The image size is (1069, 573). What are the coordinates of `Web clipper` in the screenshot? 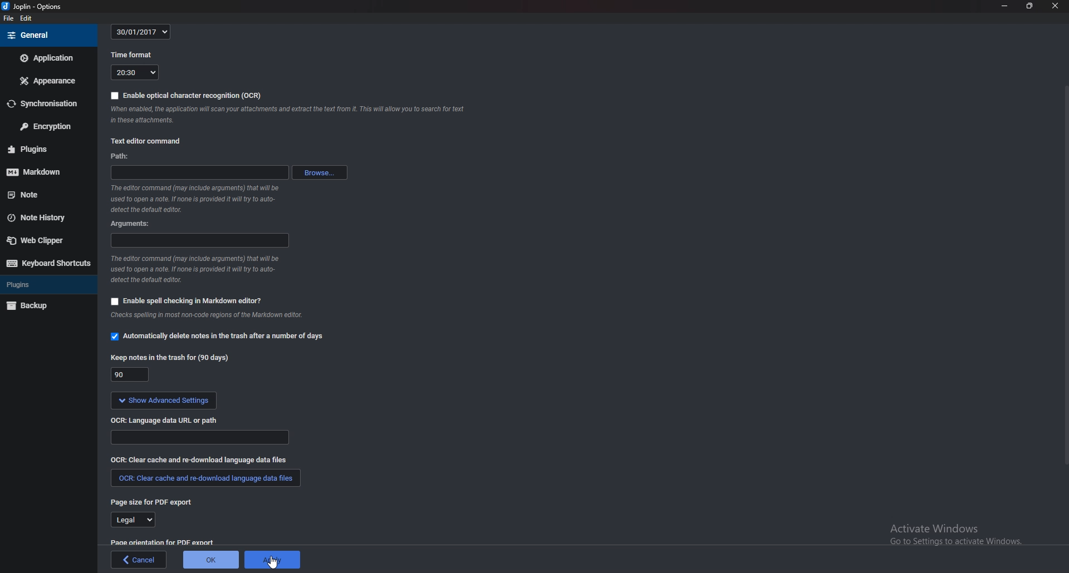 It's located at (43, 240).